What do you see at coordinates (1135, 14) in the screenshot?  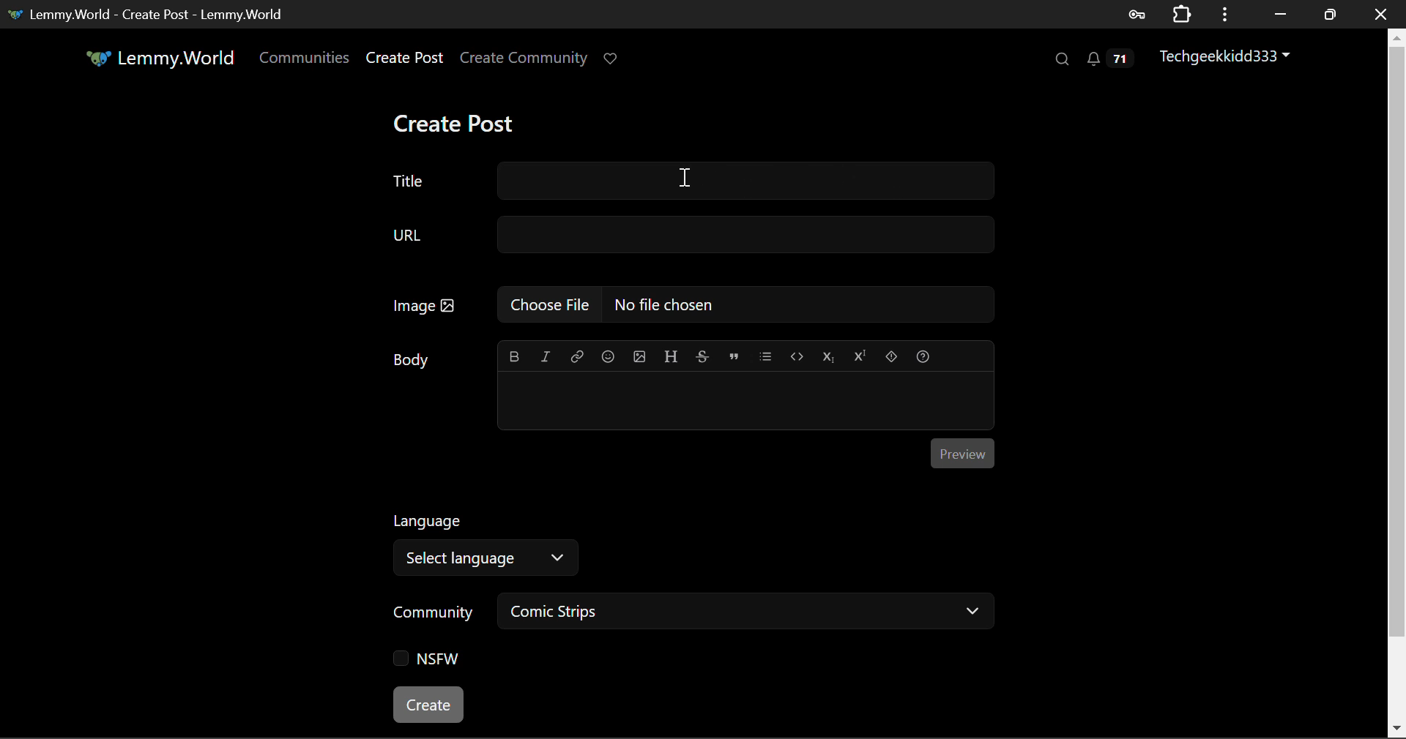 I see `Saved Password Data` at bounding box center [1135, 14].